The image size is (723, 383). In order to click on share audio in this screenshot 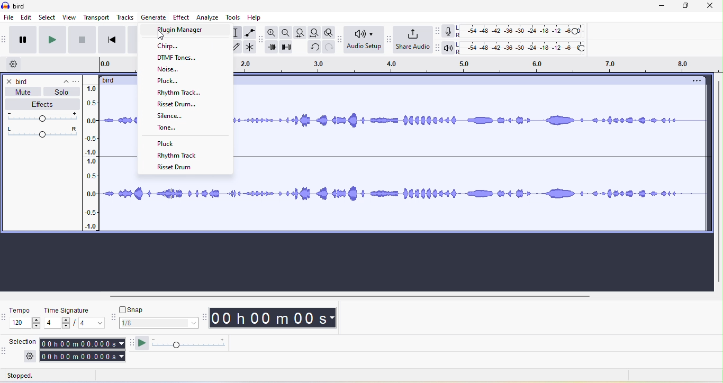, I will do `click(412, 40)`.